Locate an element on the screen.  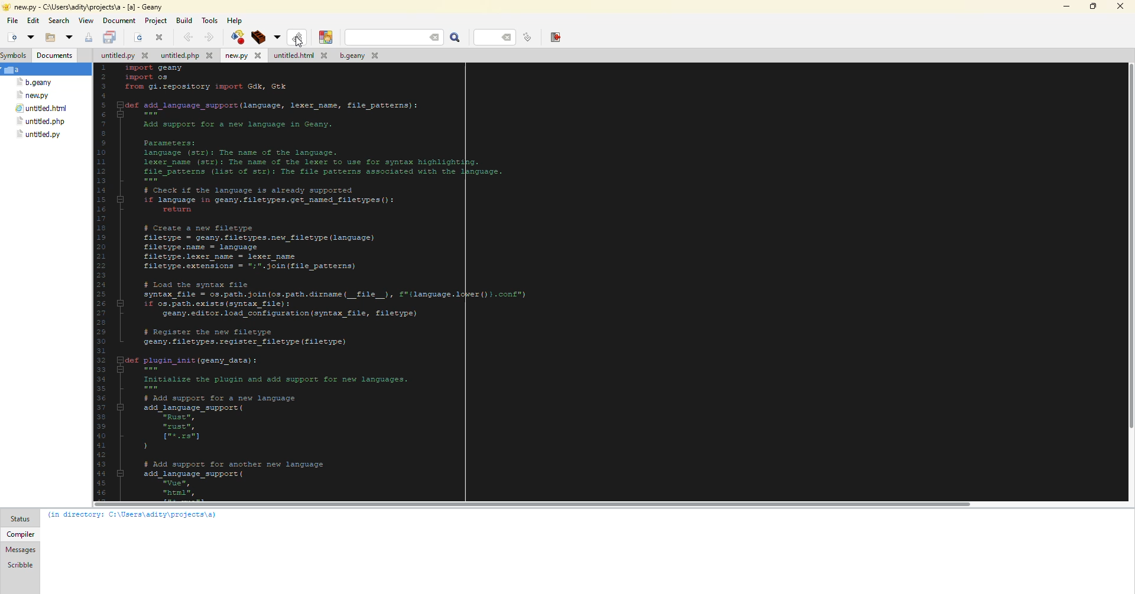
compile is located at coordinates (236, 37).